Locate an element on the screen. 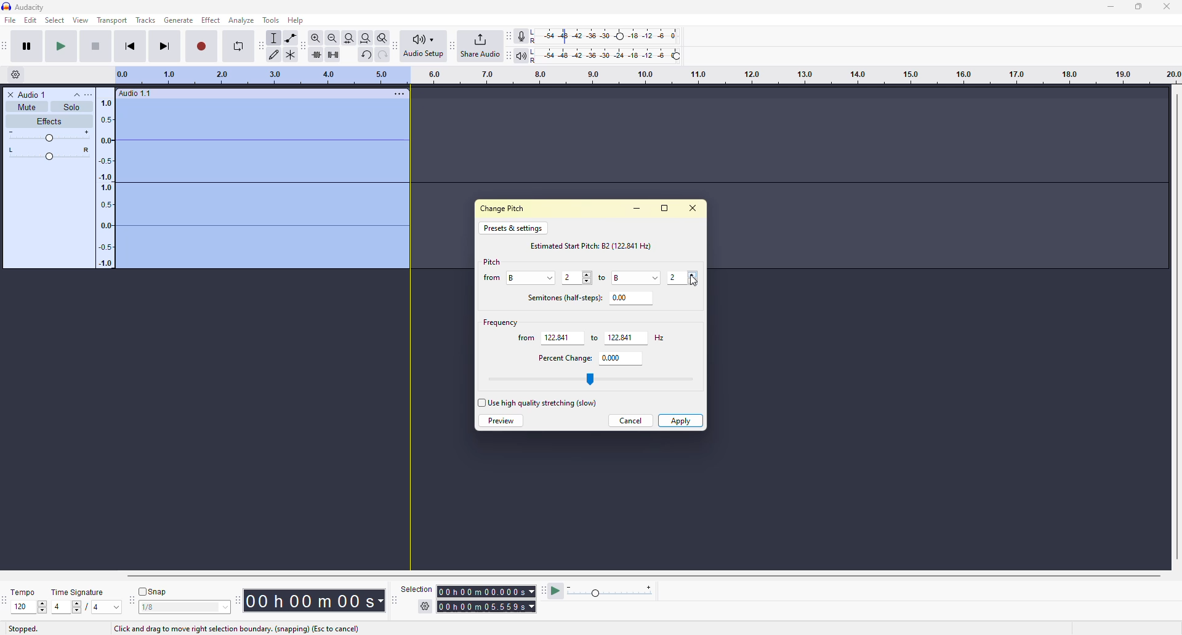 The height and width of the screenshot is (635, 1182). to is located at coordinates (603, 278).